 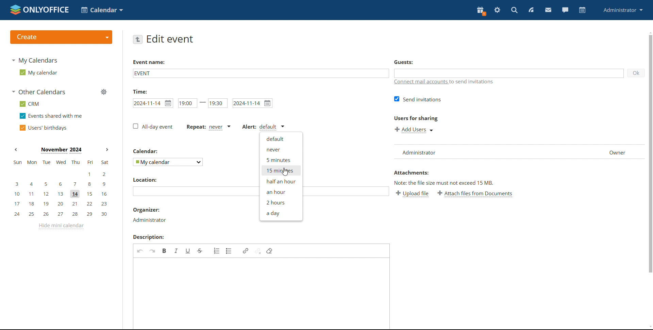 What do you see at coordinates (280, 202) in the screenshot?
I see `2 hours` at bounding box center [280, 202].